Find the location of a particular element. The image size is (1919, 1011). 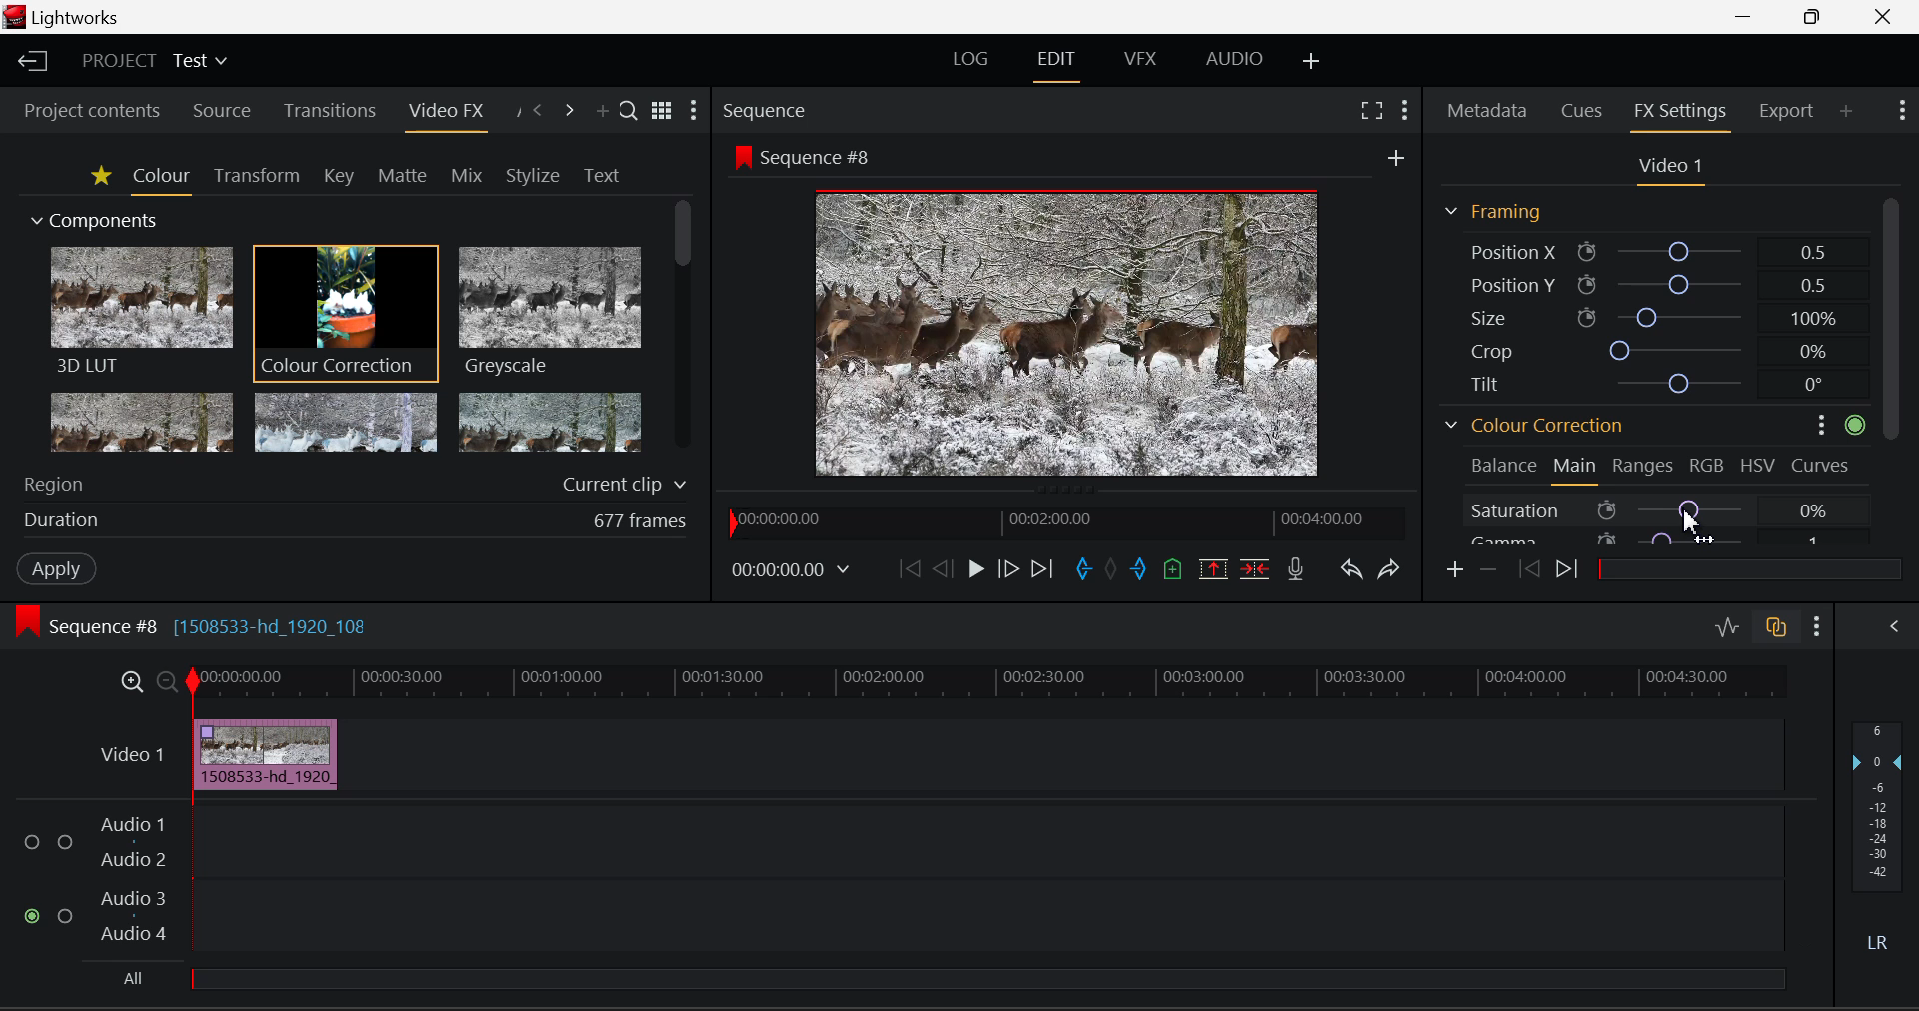

Export is located at coordinates (1787, 111).